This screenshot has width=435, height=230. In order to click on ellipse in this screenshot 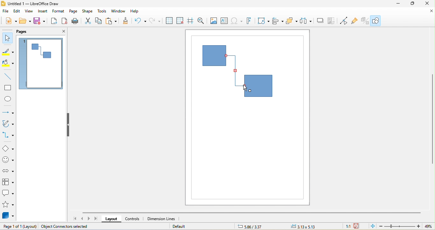, I will do `click(8, 99)`.